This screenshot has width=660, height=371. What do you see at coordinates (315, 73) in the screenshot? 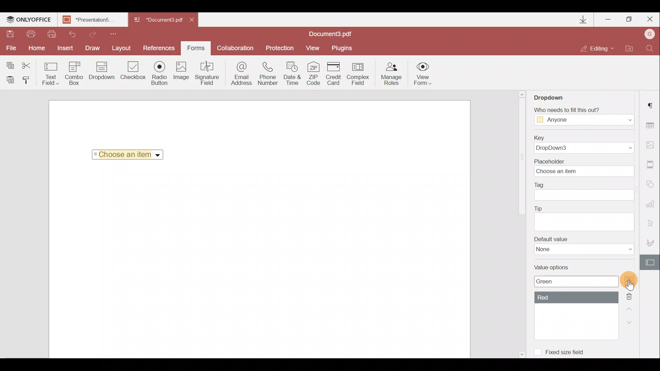
I see `ZIP code` at bounding box center [315, 73].